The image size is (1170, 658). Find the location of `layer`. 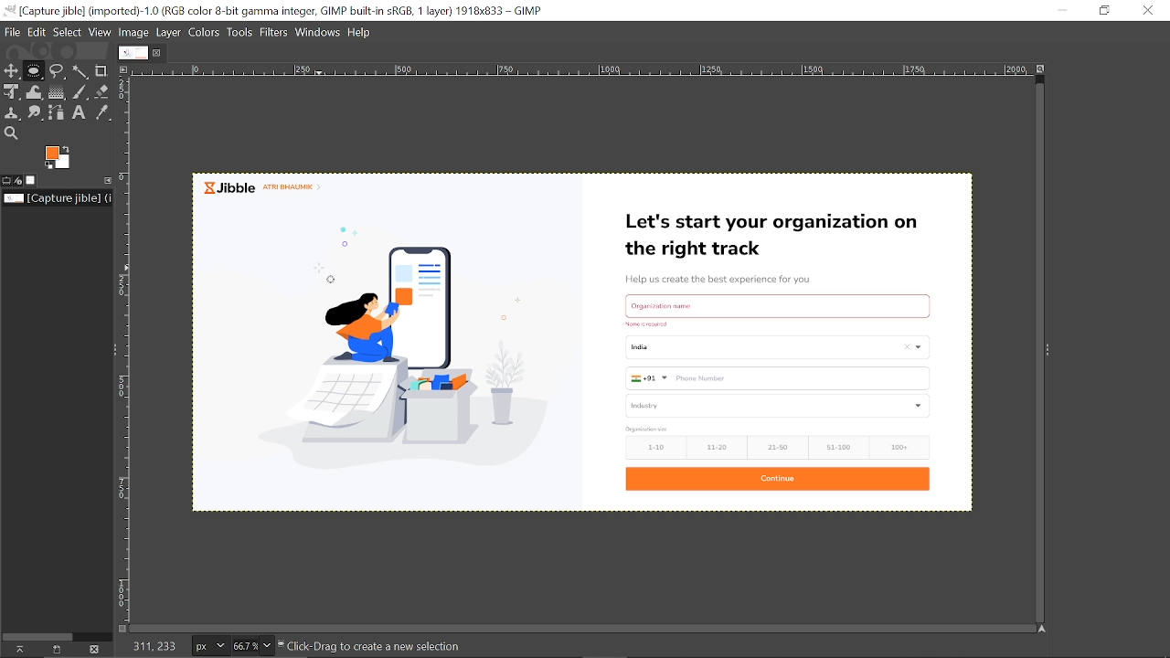

layer is located at coordinates (169, 31).